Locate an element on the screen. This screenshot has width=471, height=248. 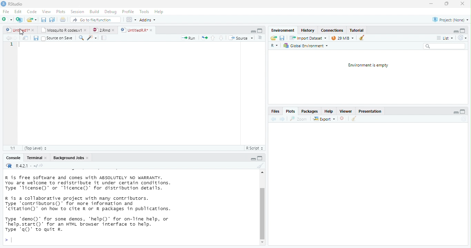
1:1 is located at coordinates (12, 148).